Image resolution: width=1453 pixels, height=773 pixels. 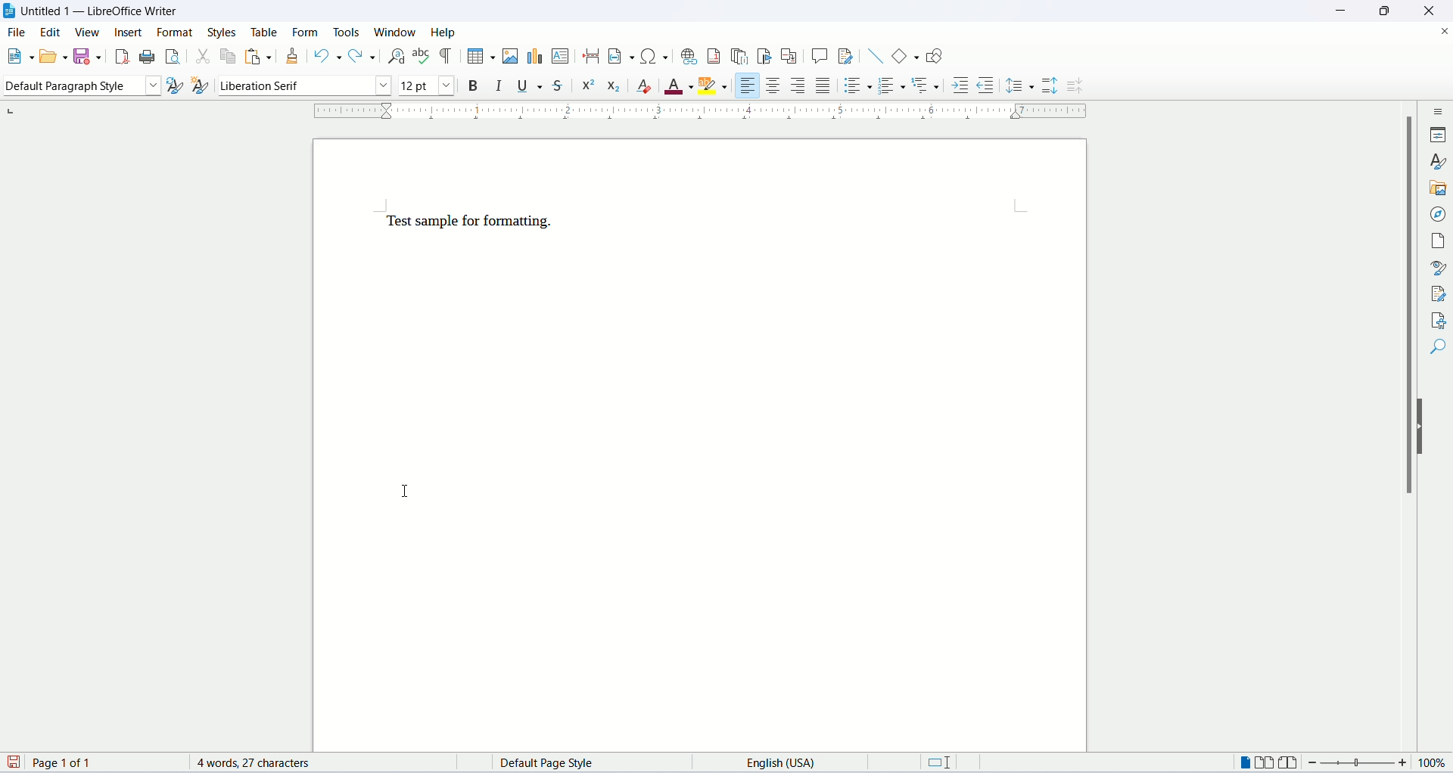 What do you see at coordinates (422, 57) in the screenshot?
I see `spelling` at bounding box center [422, 57].